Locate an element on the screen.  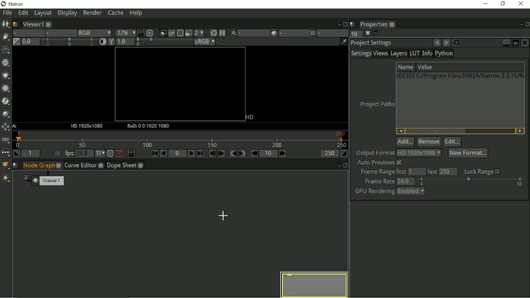
Redo is located at coordinates (446, 43).